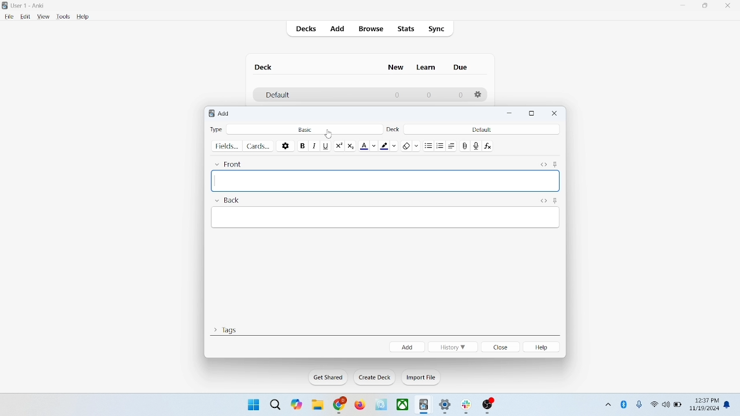  I want to click on default, so click(277, 95).